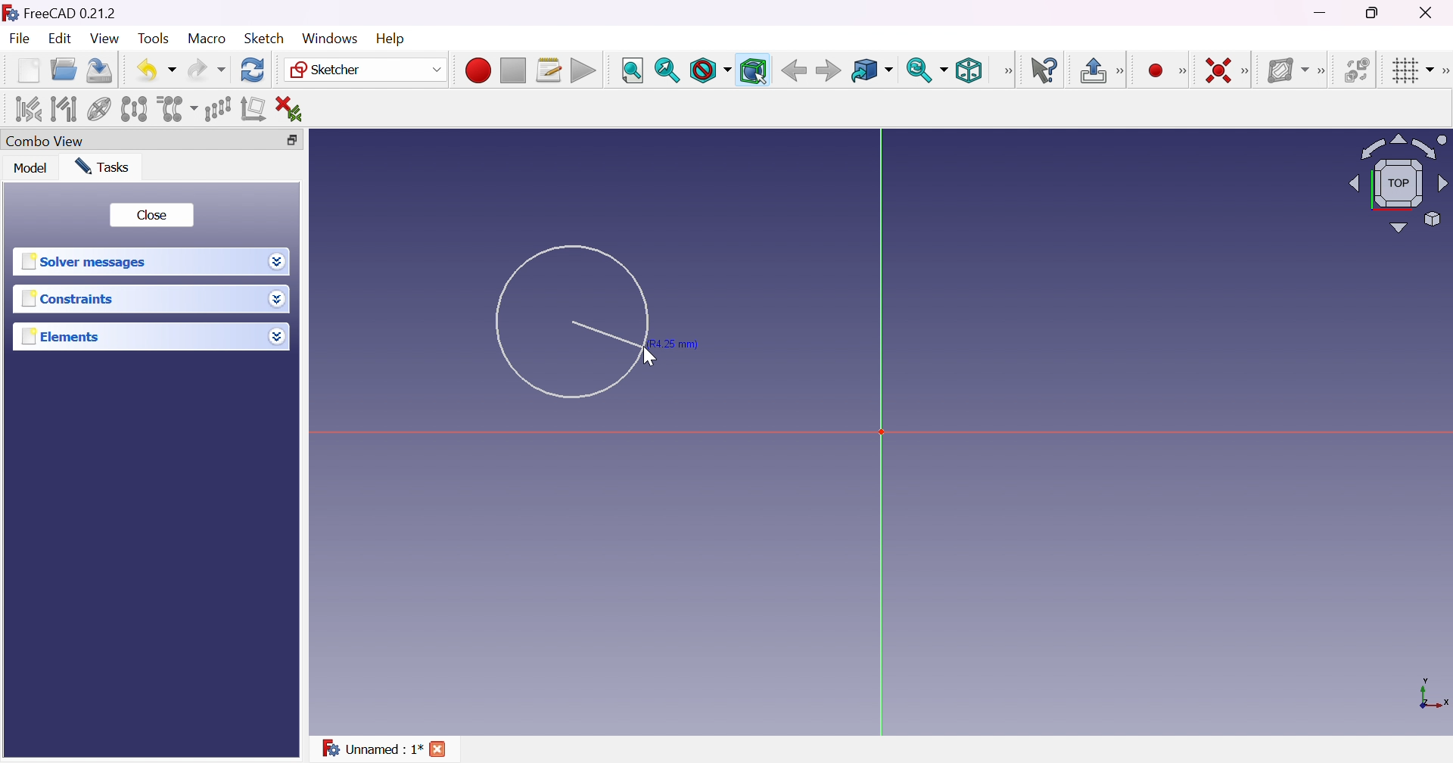 This screenshot has width=1453, height=763. Describe the element at coordinates (277, 336) in the screenshot. I see `Drop down` at that location.